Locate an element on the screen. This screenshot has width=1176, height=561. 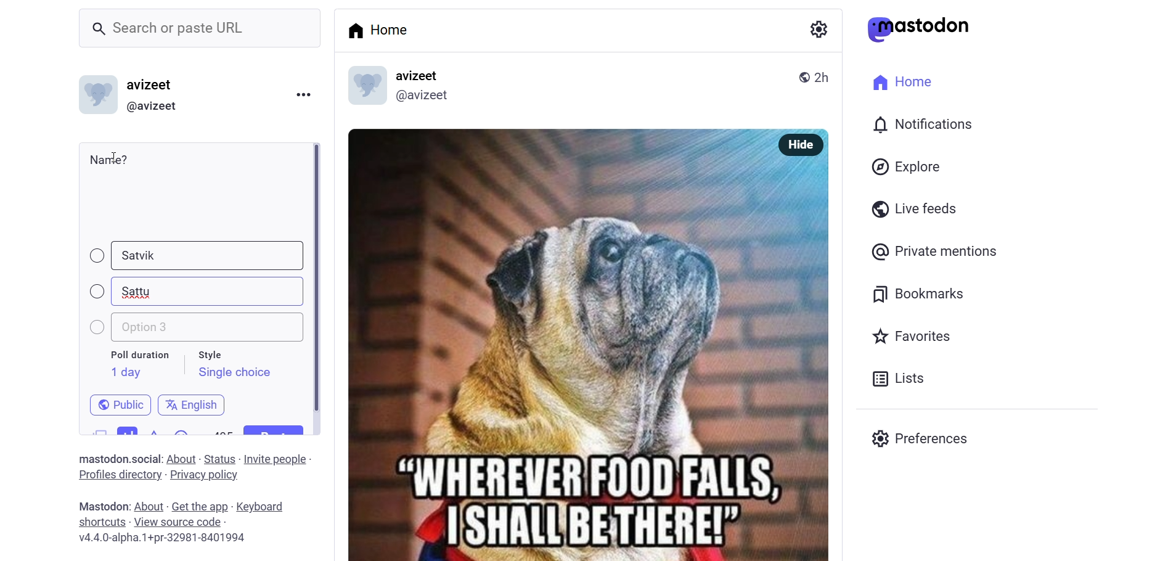
more is located at coordinates (303, 93).